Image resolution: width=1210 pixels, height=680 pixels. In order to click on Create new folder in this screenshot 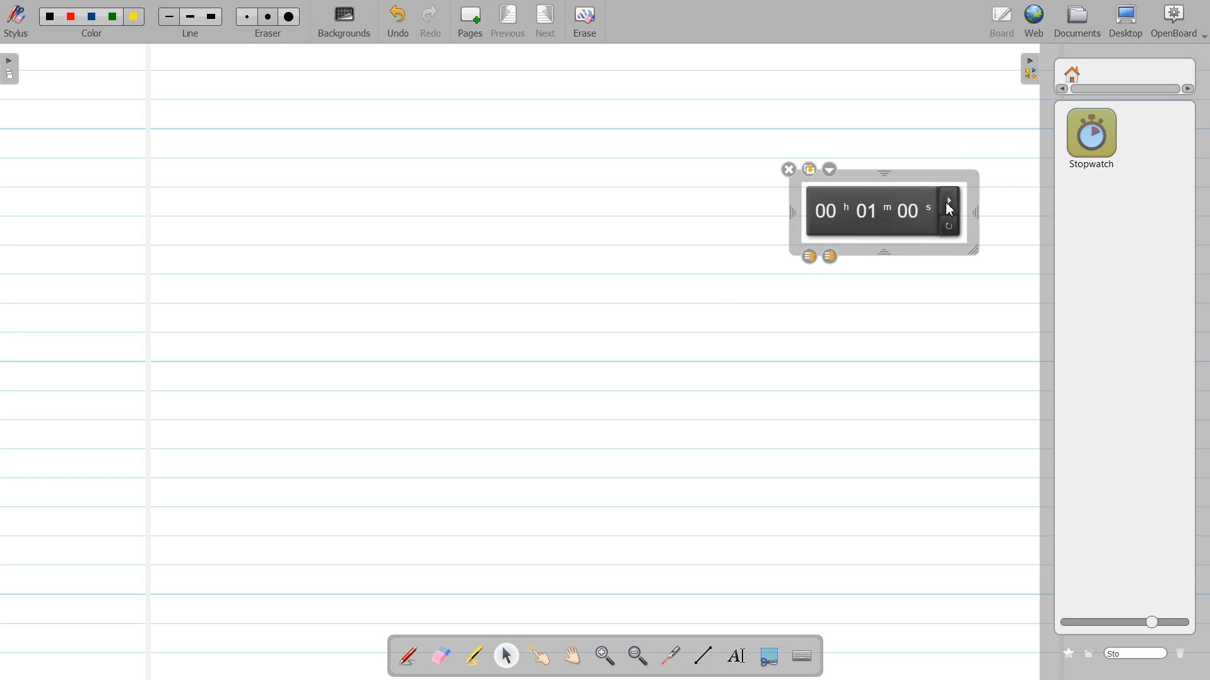, I will do `click(1090, 652)`.